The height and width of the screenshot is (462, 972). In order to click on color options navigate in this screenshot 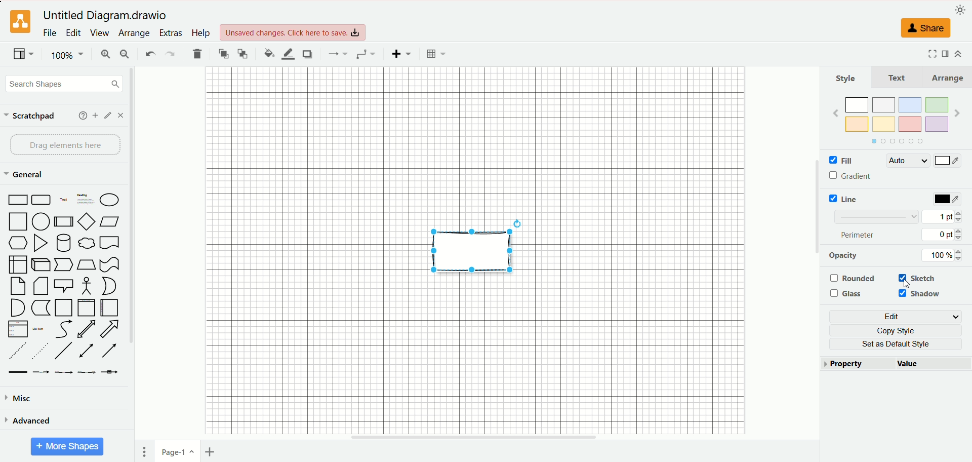, I will do `click(895, 141)`.